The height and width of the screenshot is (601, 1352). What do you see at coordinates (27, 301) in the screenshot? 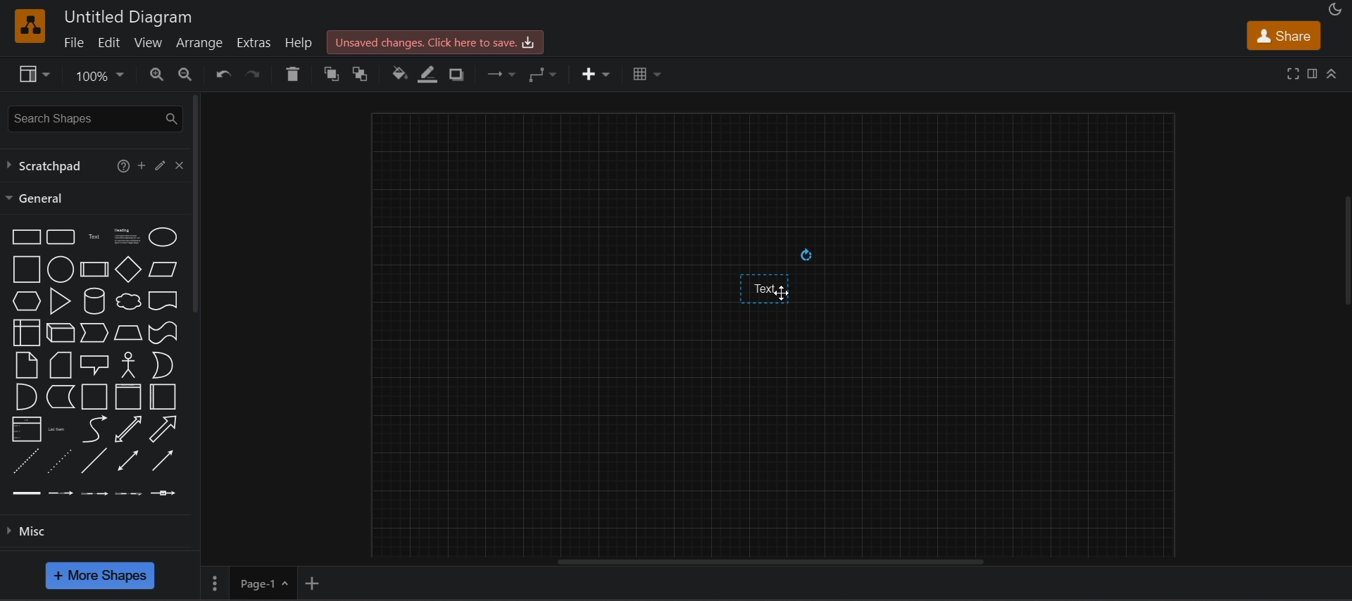
I see `Hexagon` at bounding box center [27, 301].